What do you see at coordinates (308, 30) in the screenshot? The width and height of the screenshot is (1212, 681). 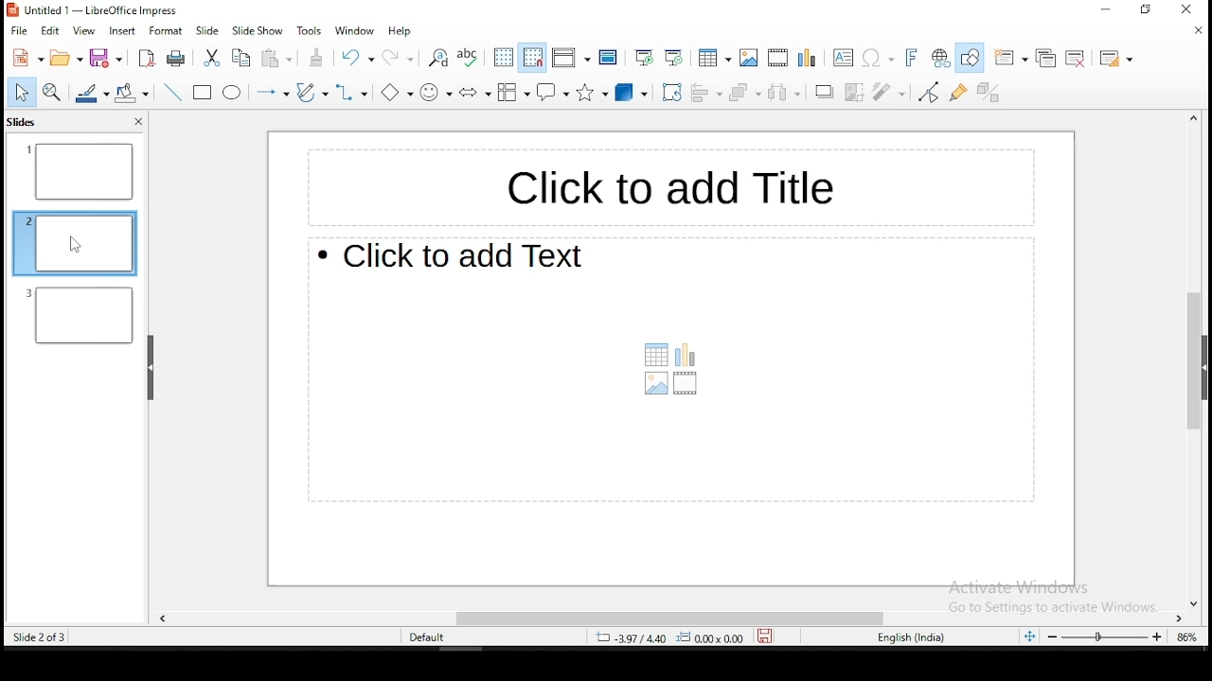 I see `tools` at bounding box center [308, 30].